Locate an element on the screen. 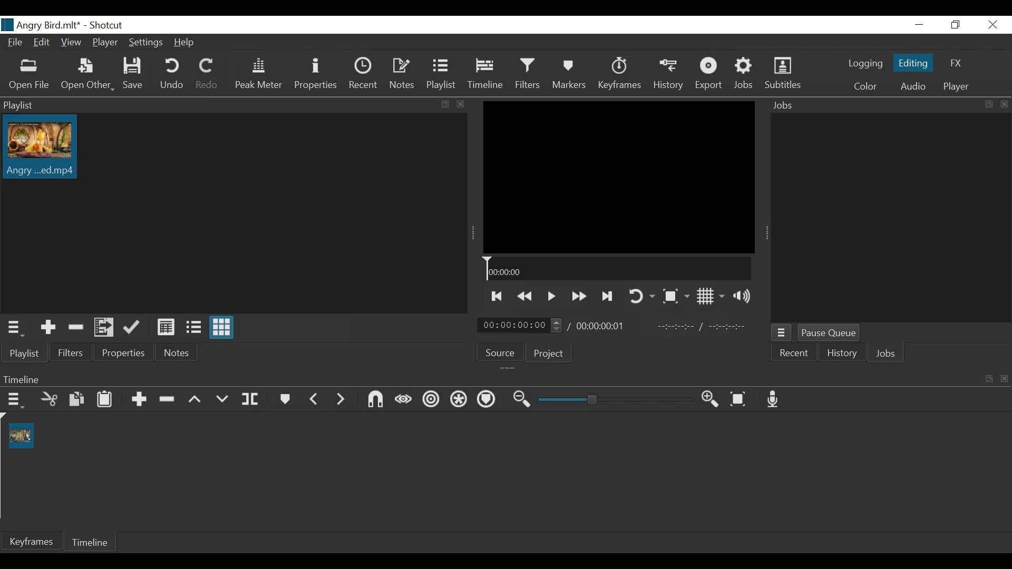 This screenshot has height=569, width=1012. Timeline is located at coordinates (90, 542).